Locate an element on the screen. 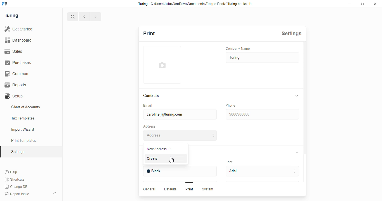 This screenshot has width=382, height=201. System is located at coordinates (208, 190).